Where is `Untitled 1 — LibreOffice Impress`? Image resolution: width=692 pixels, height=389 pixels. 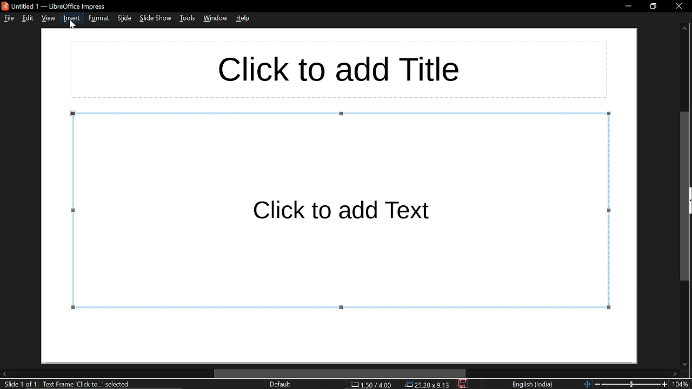
Untitled 1 — LibreOffice Impress is located at coordinates (58, 5).